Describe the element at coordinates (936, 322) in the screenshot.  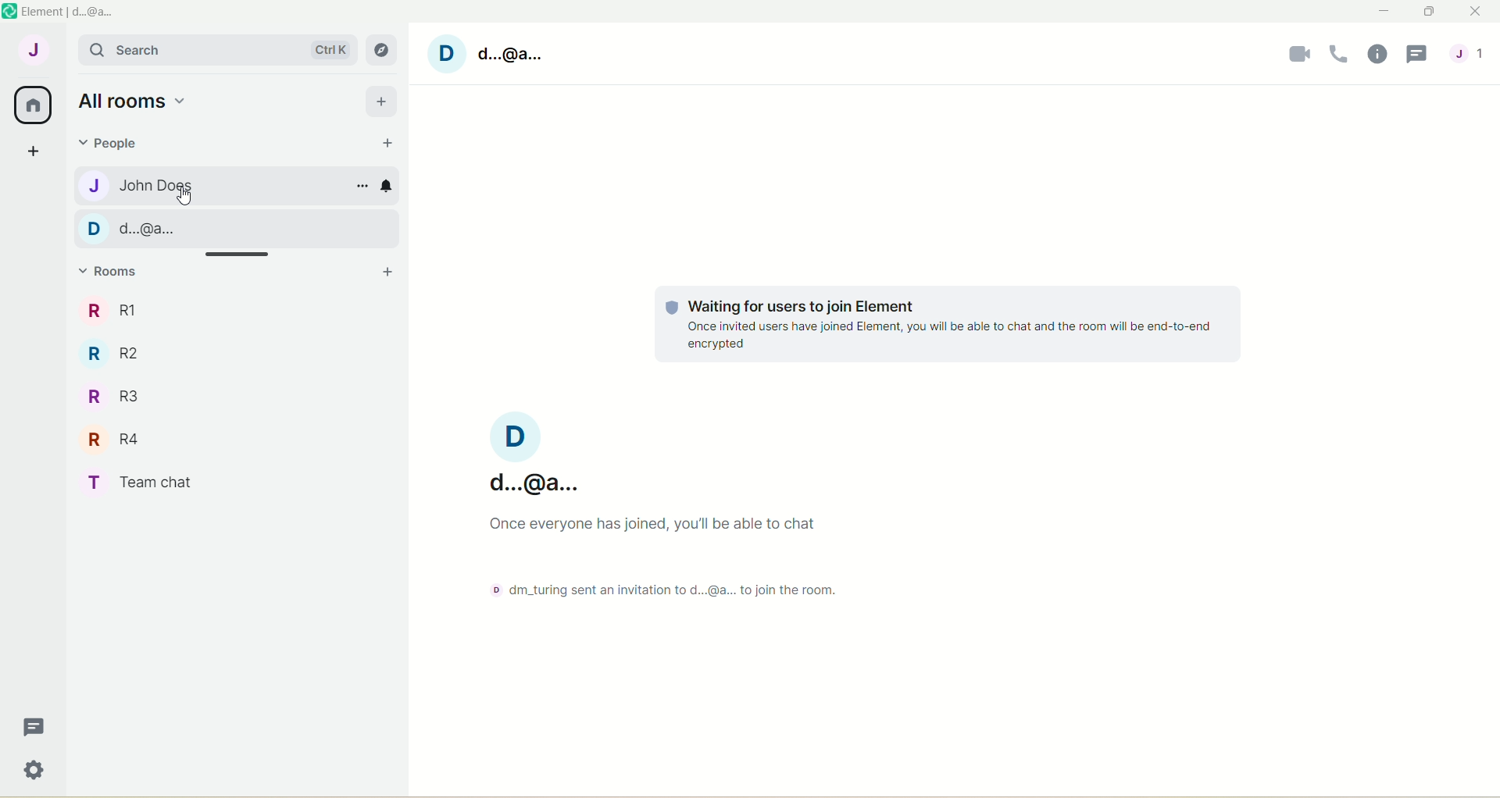
I see `Waiting for user to join Element` at that location.